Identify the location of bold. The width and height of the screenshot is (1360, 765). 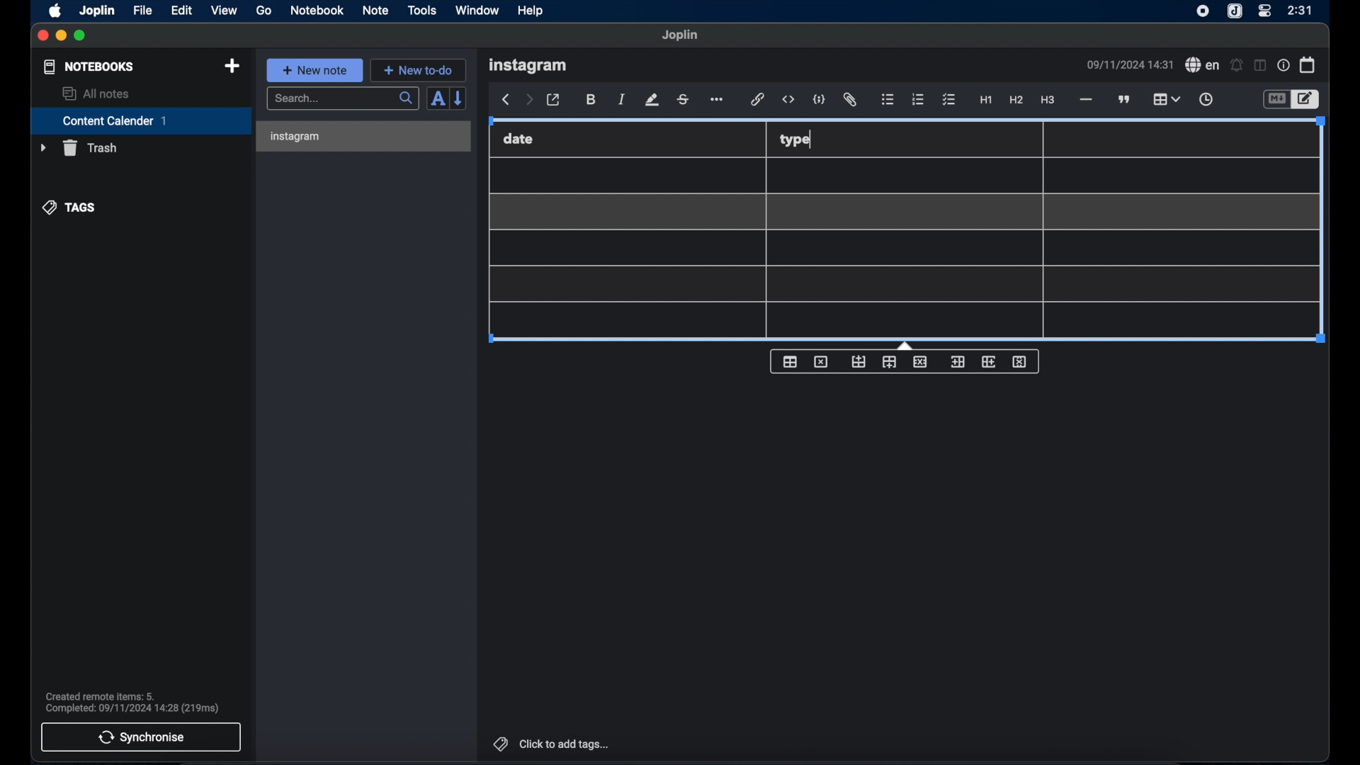
(591, 100).